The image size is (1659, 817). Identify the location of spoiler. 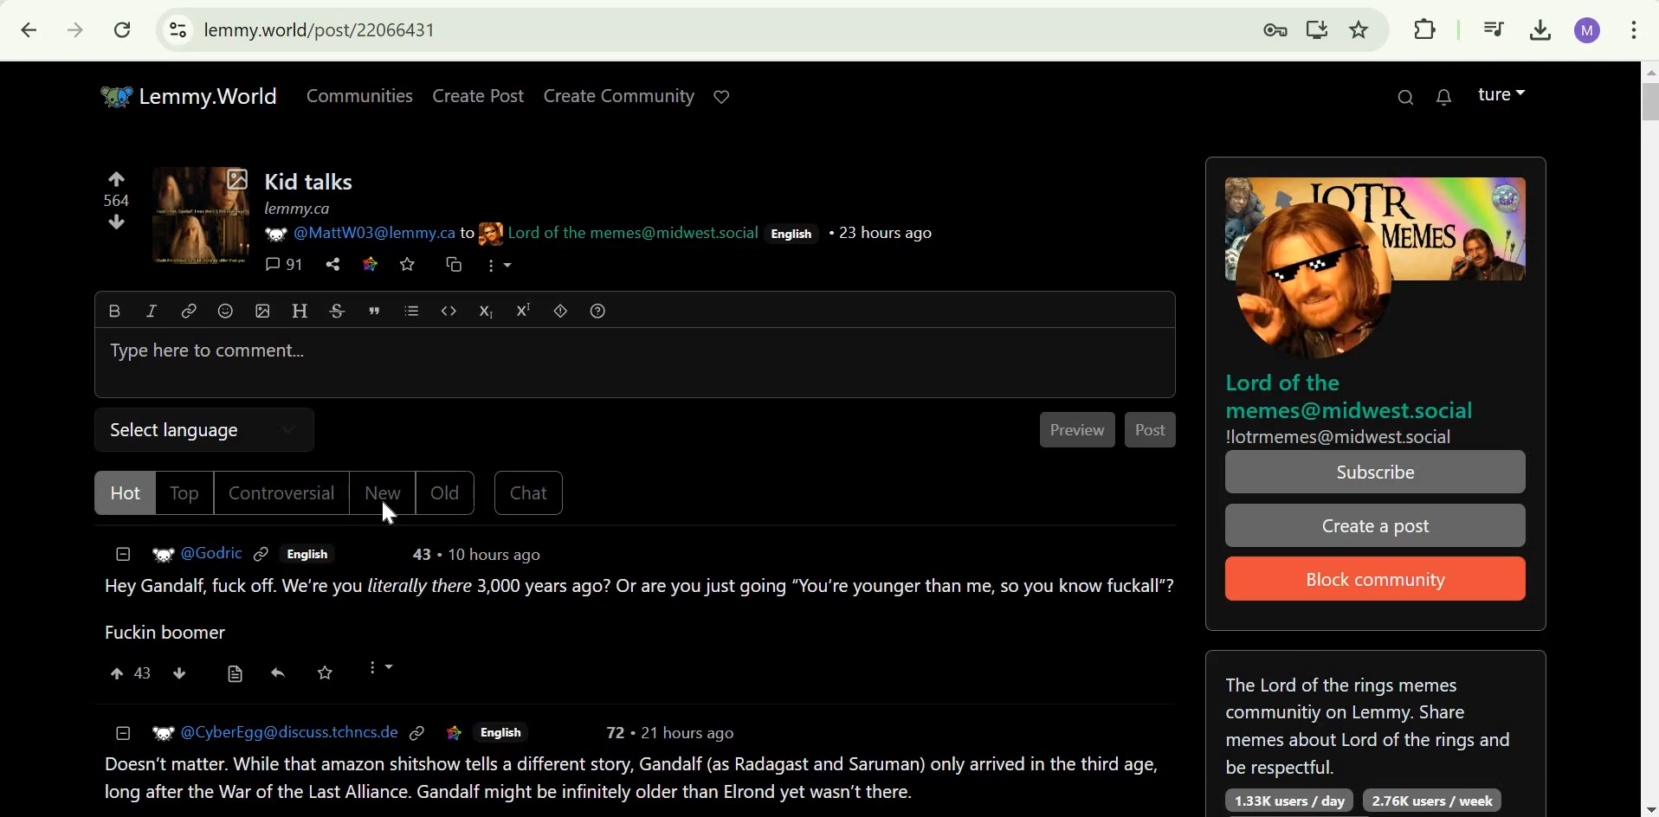
(560, 310).